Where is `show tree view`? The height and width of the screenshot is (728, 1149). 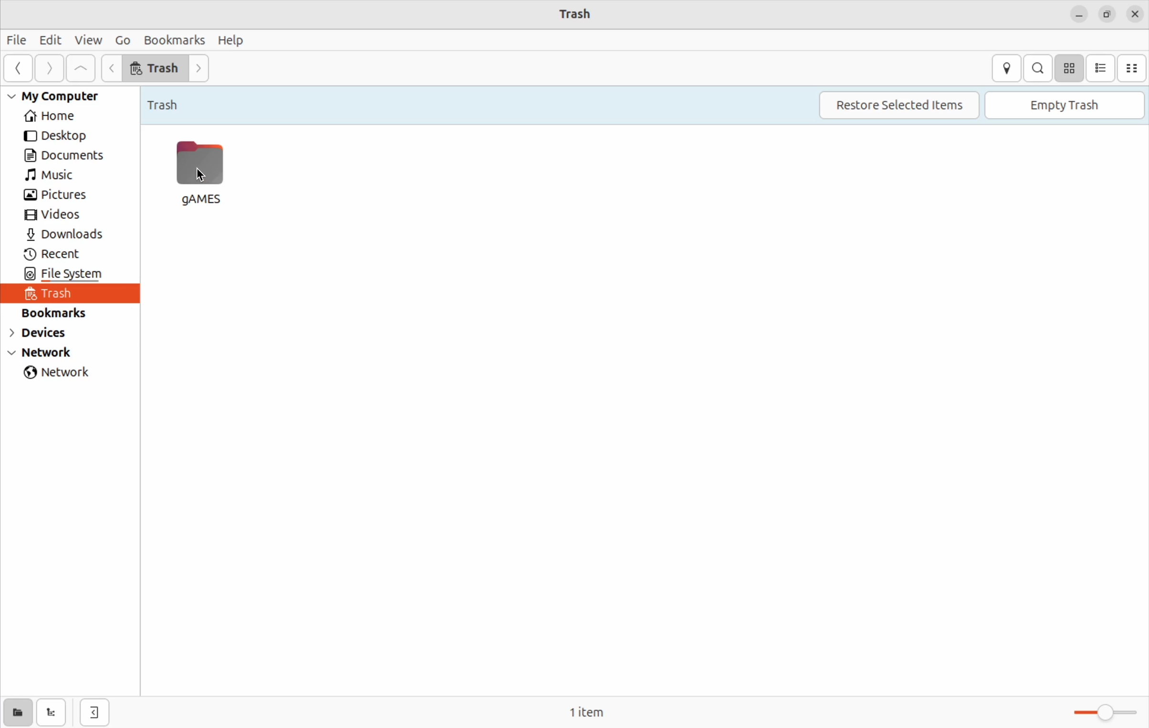
show tree view is located at coordinates (53, 713).